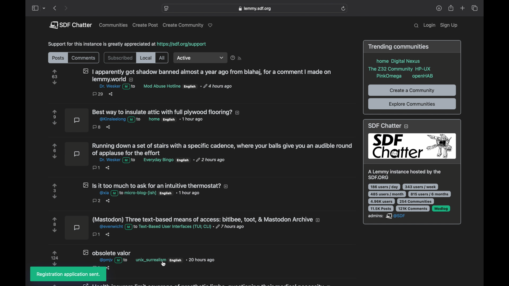  Describe the element at coordinates (449, 26) in the screenshot. I see `sign up` at that location.